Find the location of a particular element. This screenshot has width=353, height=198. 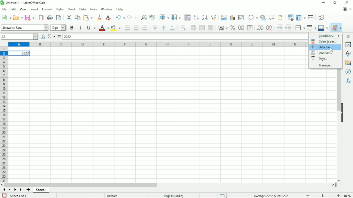

Vertical scrollbar is located at coordinates (339, 91).